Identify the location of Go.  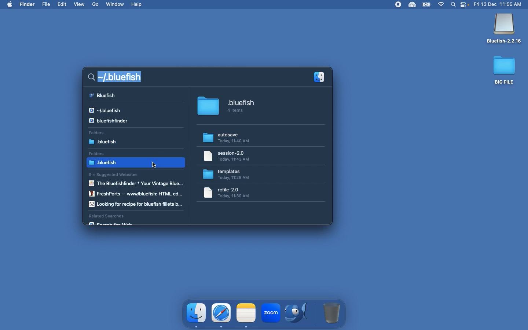
(96, 4).